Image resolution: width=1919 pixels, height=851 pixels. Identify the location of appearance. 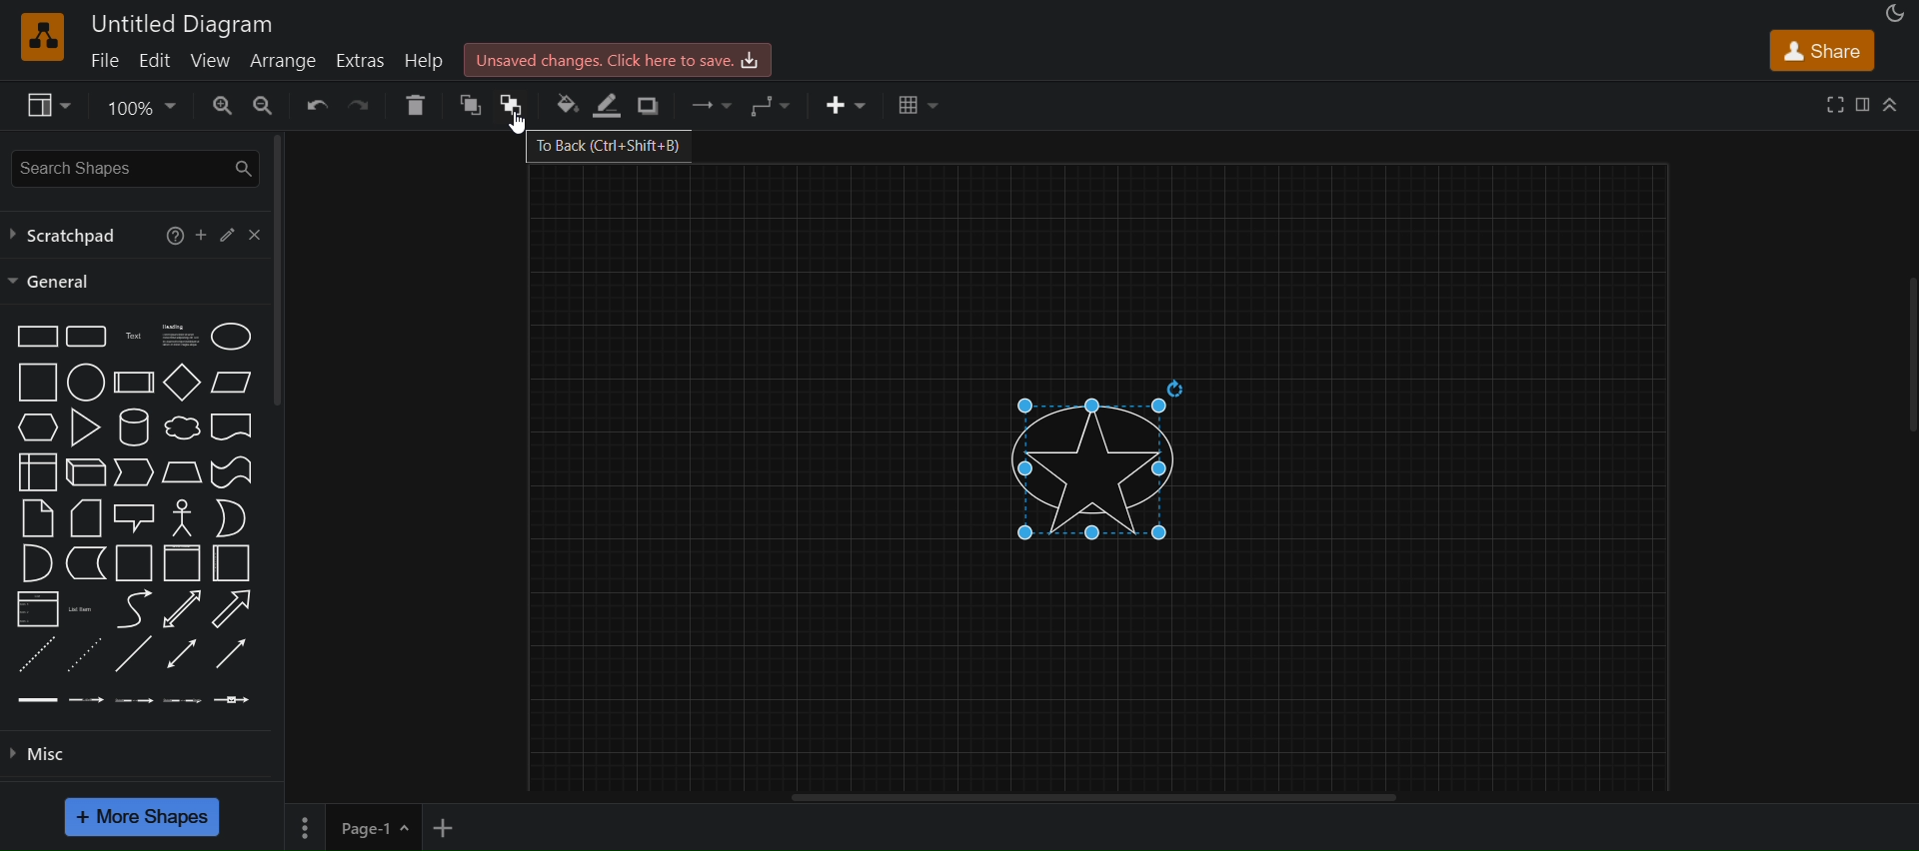
(1896, 13).